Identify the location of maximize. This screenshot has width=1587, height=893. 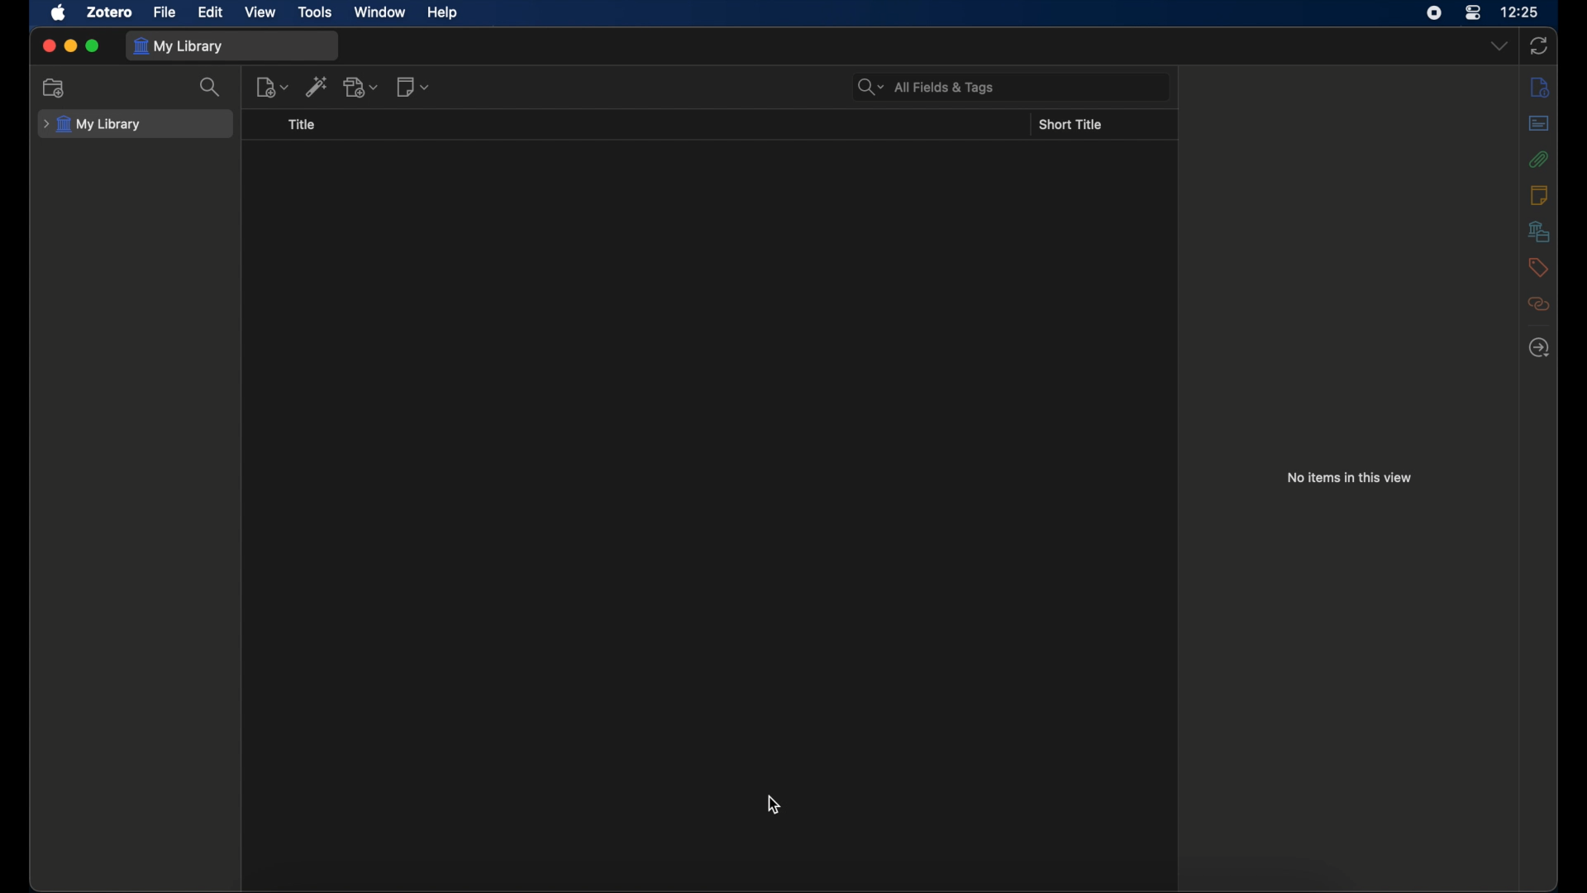
(93, 46).